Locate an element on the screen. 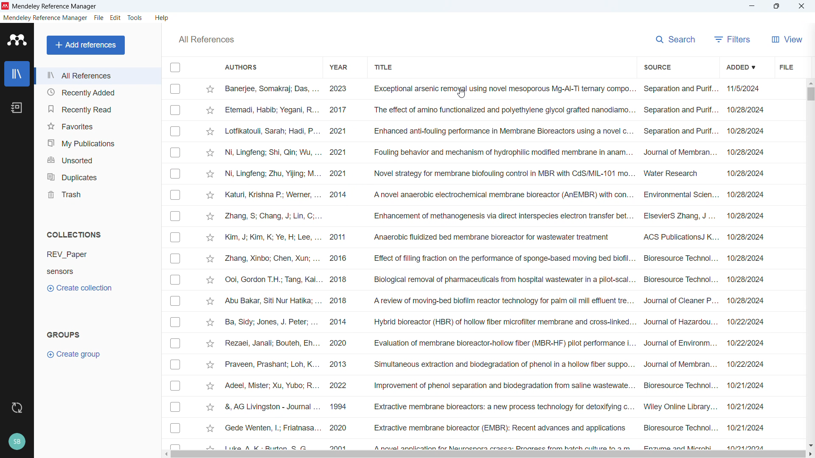 The width and height of the screenshot is (815, 458). exceptional arsenic removal using novel mesoporous mg-ai-ti temany compo is located at coordinates (500, 89).